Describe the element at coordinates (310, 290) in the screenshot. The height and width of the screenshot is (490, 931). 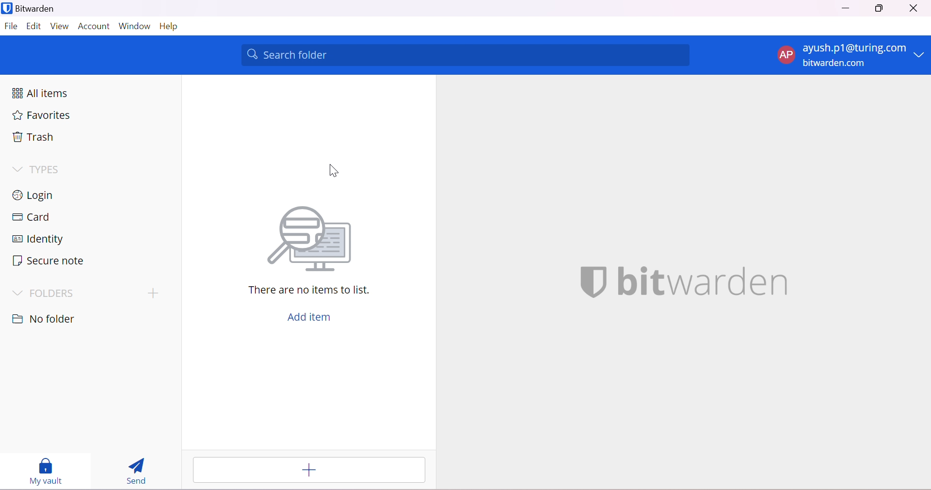
I see `There are no items to list.` at that location.